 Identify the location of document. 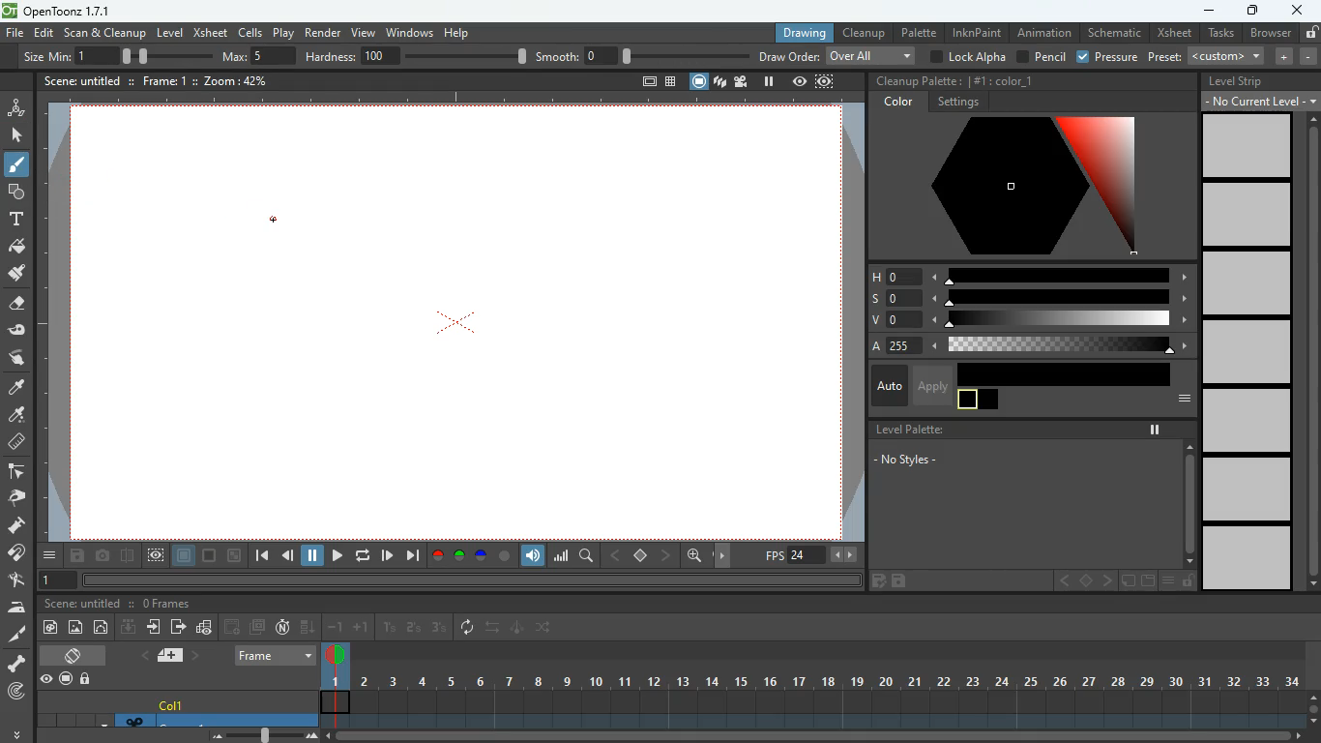
(646, 83).